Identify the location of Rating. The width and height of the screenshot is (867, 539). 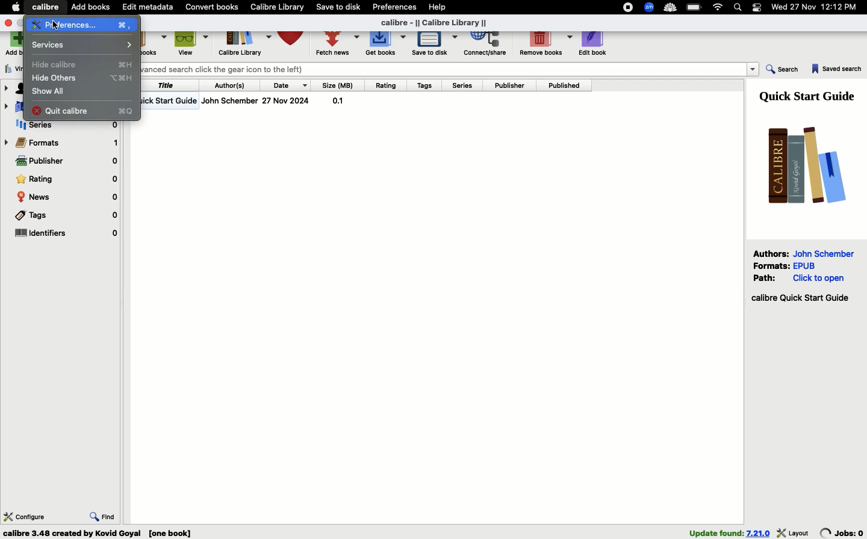
(67, 179).